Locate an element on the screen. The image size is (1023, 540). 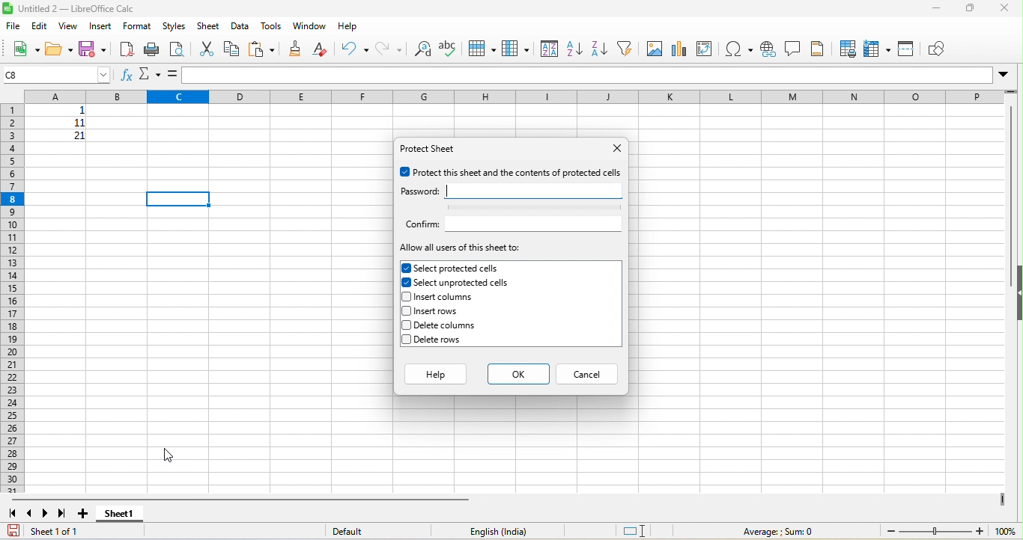
file is located at coordinates (12, 28).